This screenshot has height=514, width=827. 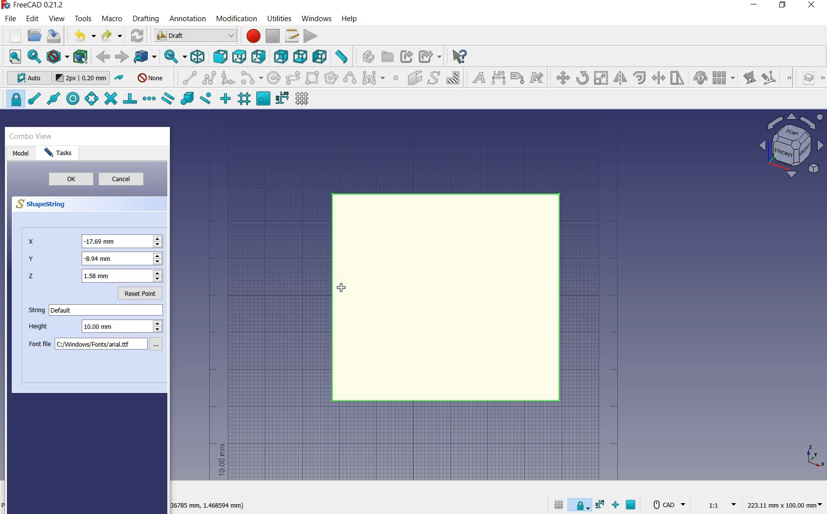 What do you see at coordinates (815, 456) in the screenshot?
I see `xyz point` at bounding box center [815, 456].